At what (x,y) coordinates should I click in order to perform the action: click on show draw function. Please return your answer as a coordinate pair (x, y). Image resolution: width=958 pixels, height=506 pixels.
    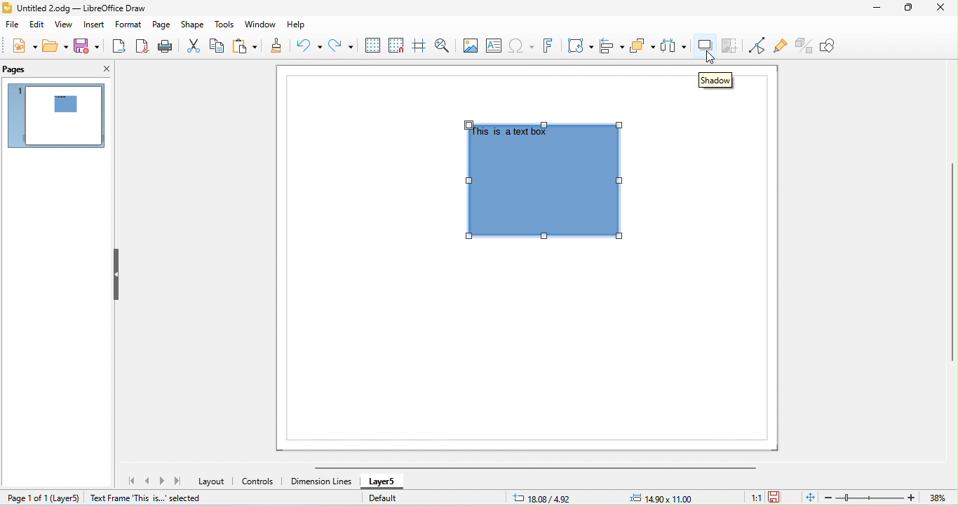
    Looking at the image, I should click on (835, 46).